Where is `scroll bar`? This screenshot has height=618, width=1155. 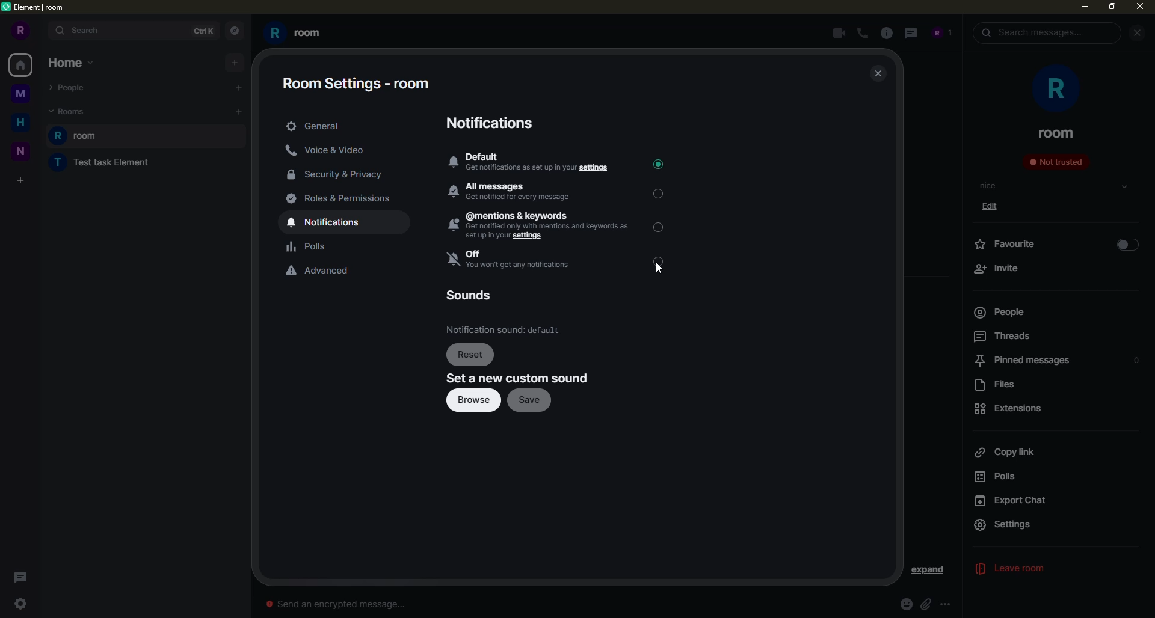 scroll bar is located at coordinates (959, 322).